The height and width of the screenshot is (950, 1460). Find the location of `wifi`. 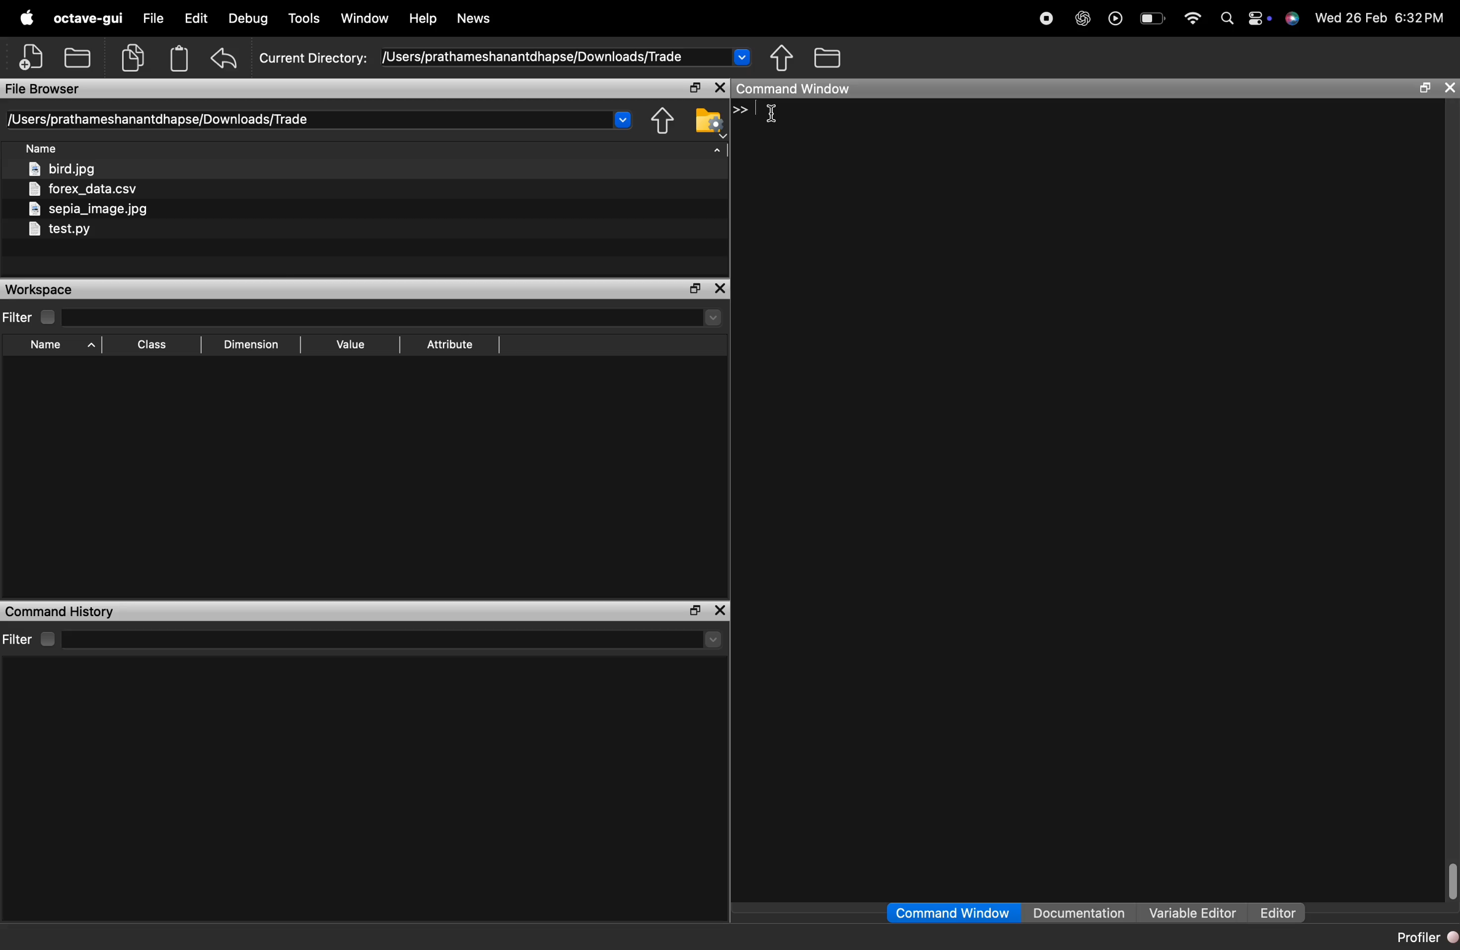

wifi is located at coordinates (1193, 18).